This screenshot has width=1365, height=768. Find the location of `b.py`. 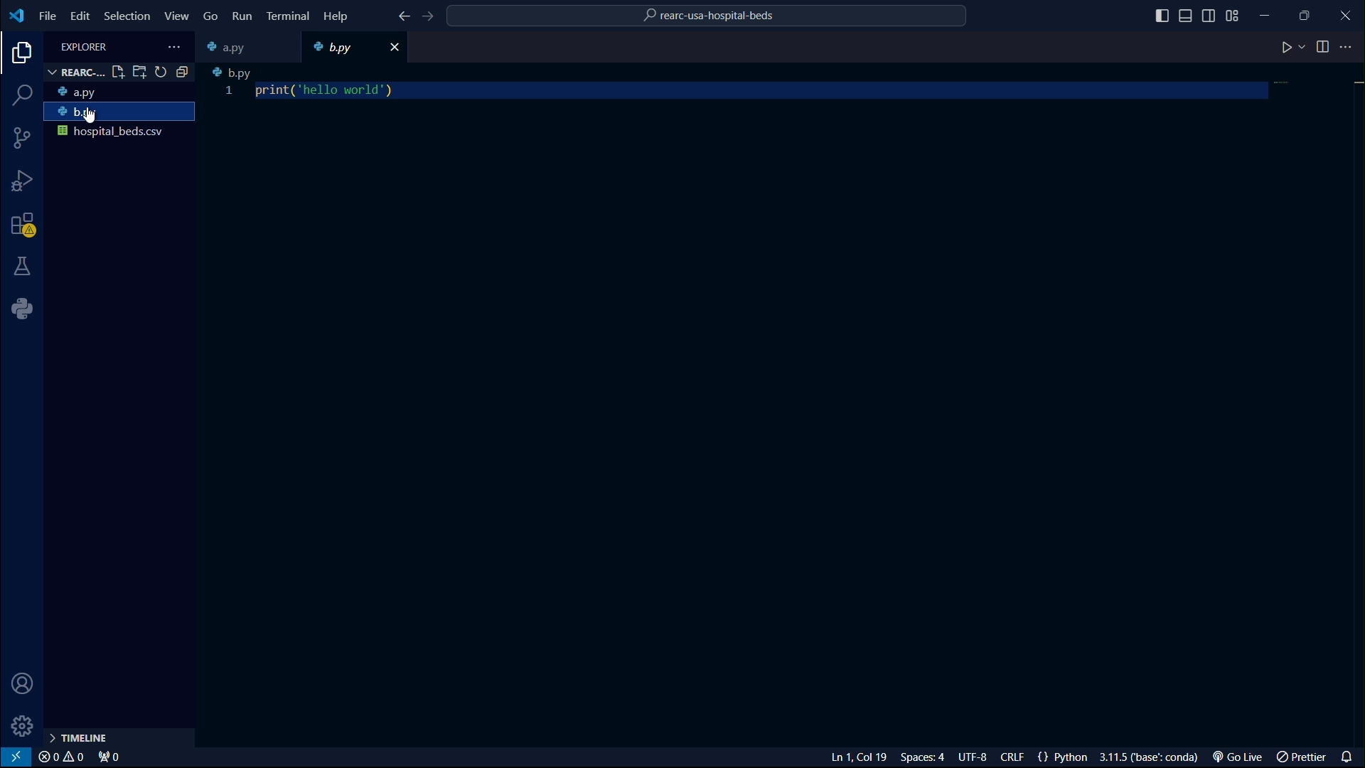

b.py is located at coordinates (117, 115).